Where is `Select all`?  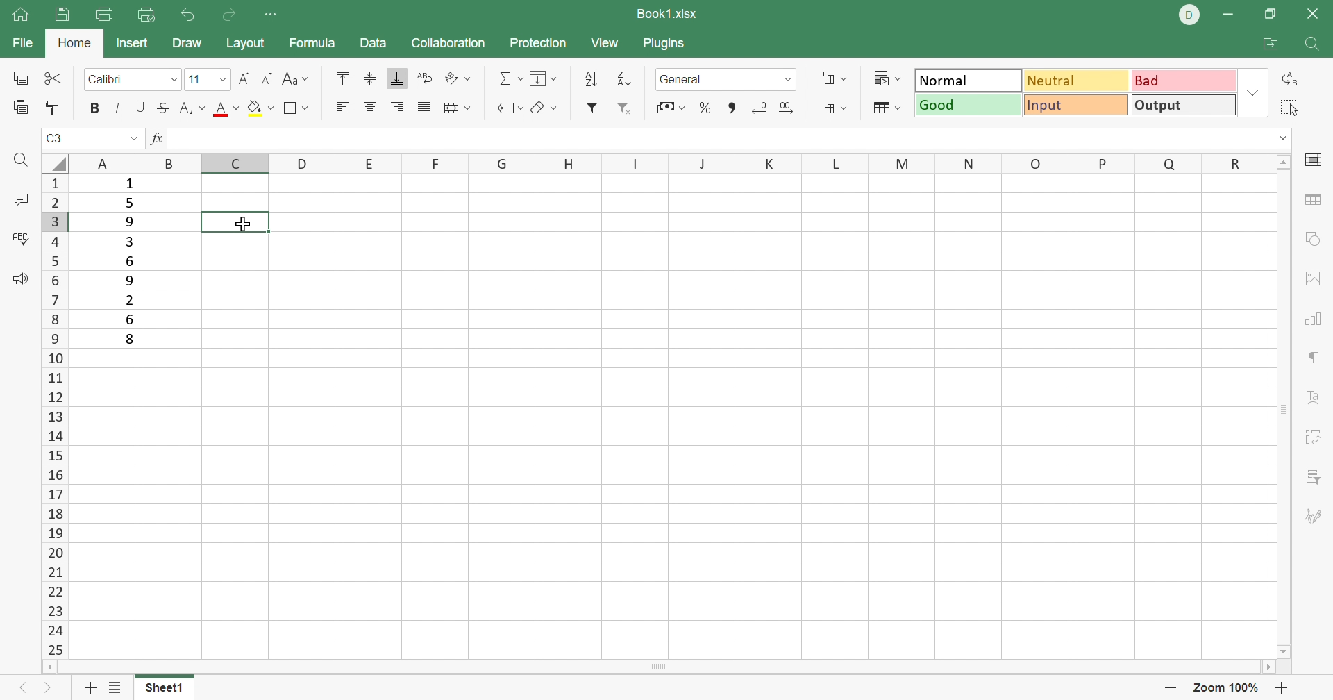 Select all is located at coordinates (1290, 110).